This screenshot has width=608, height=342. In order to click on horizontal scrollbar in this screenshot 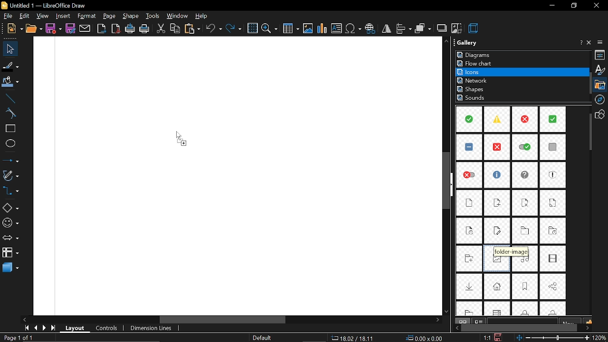, I will do `click(520, 328)`.